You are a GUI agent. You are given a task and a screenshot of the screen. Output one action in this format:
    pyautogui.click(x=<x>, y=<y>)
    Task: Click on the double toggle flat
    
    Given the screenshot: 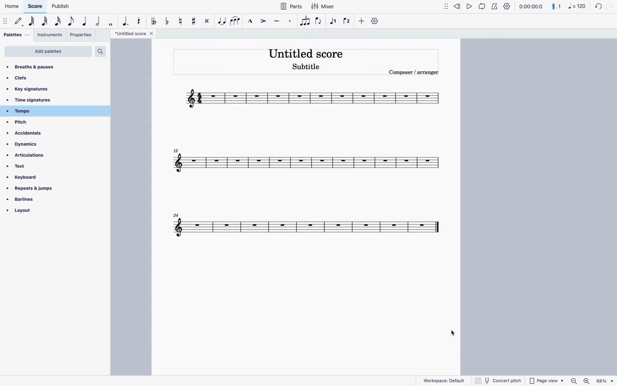 What is the action you would take?
    pyautogui.click(x=155, y=21)
    